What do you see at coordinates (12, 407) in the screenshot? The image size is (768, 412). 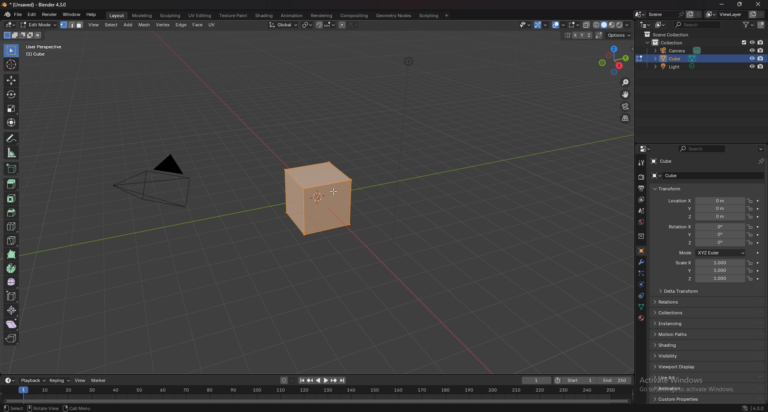 I see `select` at bounding box center [12, 407].